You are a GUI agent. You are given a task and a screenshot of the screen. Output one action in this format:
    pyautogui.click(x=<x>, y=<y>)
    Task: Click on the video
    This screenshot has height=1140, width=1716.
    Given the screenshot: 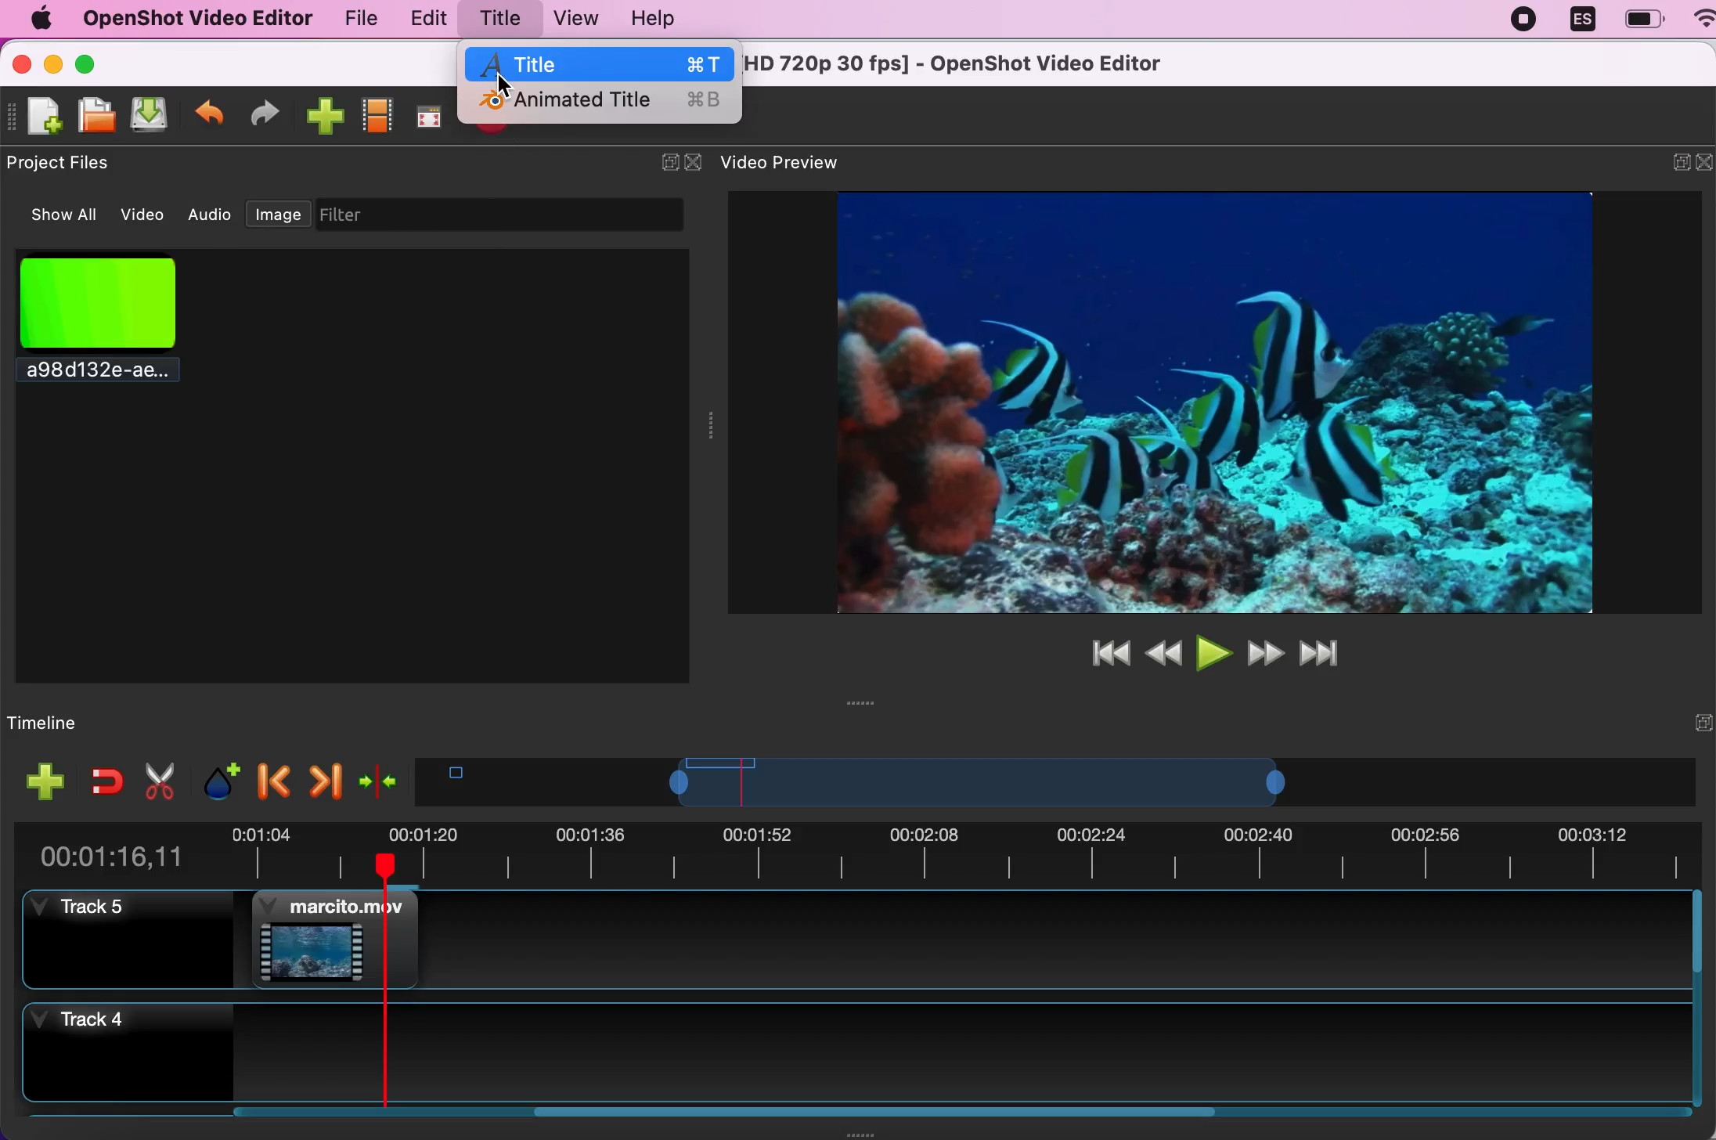 What is the action you would take?
    pyautogui.click(x=145, y=212)
    